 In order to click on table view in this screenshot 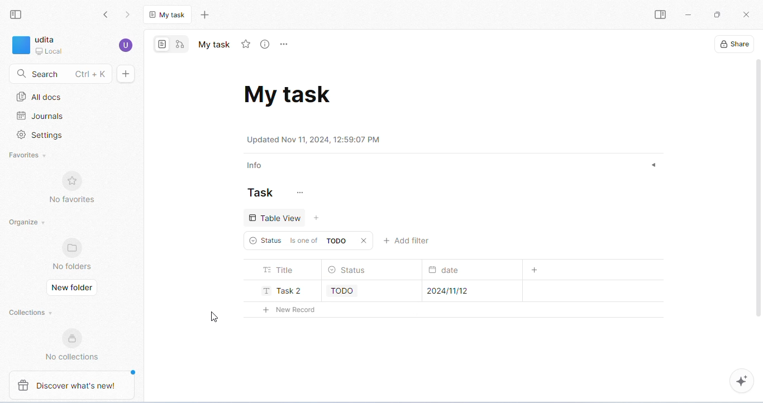, I will do `click(276, 217)`.